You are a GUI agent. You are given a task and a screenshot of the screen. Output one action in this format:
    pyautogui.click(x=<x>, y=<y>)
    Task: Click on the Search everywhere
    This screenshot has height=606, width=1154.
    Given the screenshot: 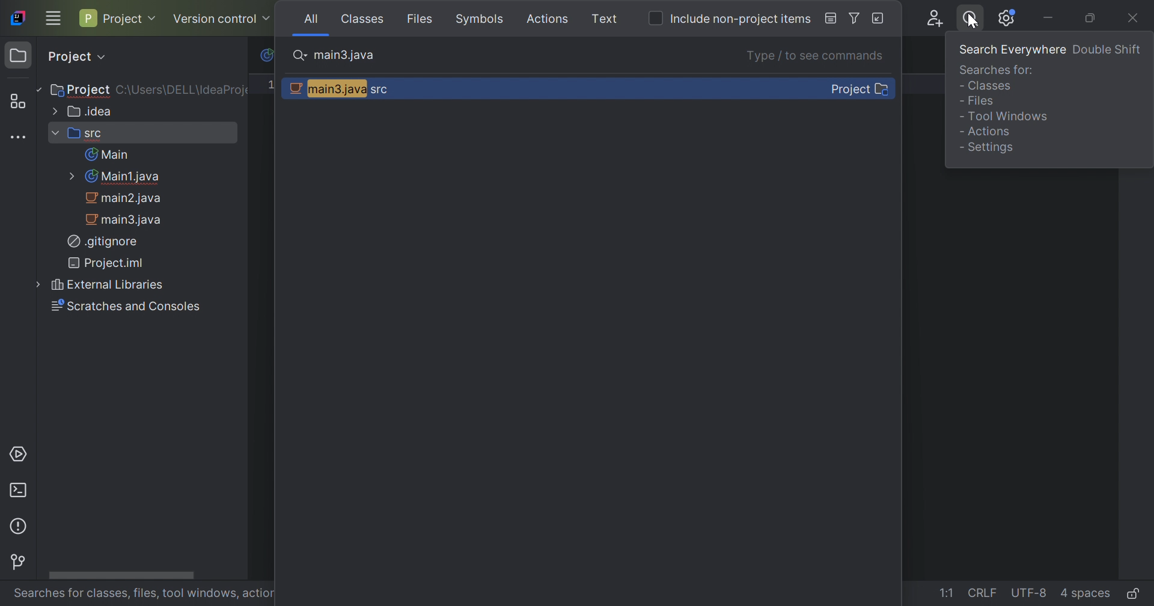 What is the action you would take?
    pyautogui.click(x=967, y=22)
    